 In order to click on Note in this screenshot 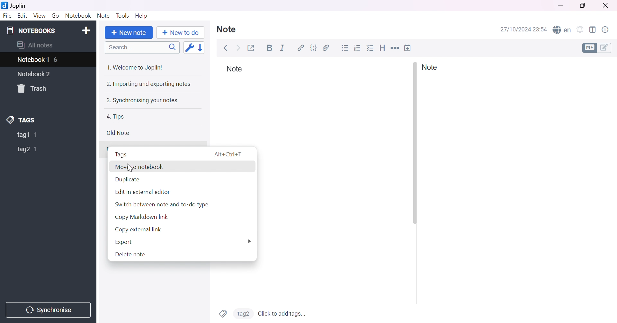, I will do `click(227, 30)`.